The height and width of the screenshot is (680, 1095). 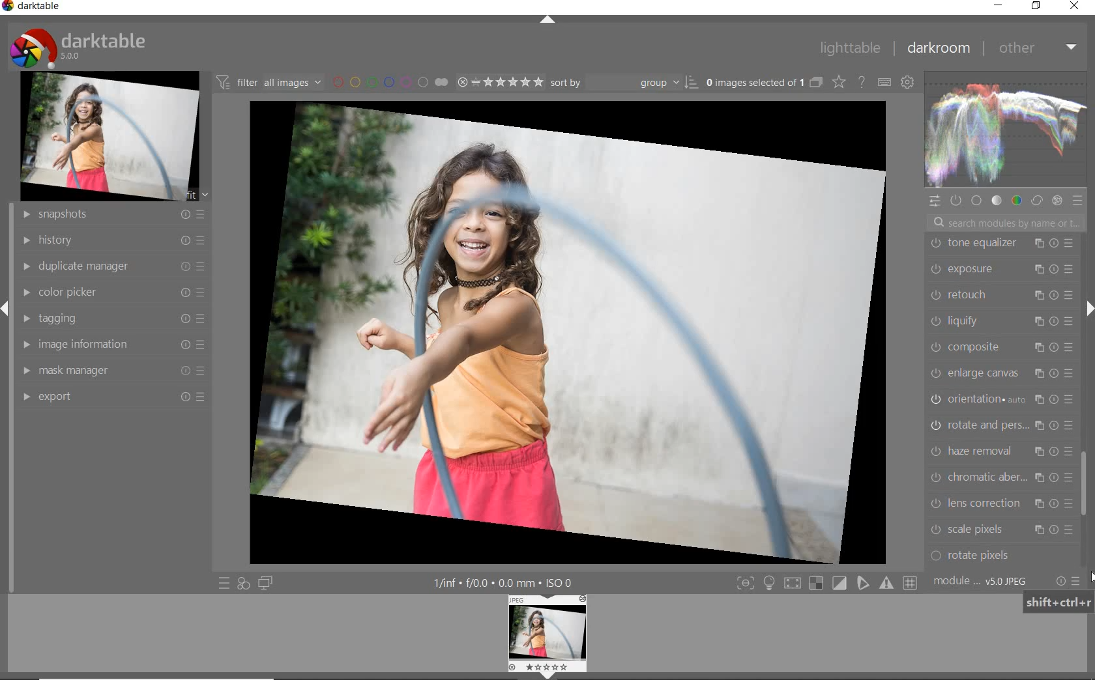 What do you see at coordinates (976, 201) in the screenshot?
I see `base` at bounding box center [976, 201].